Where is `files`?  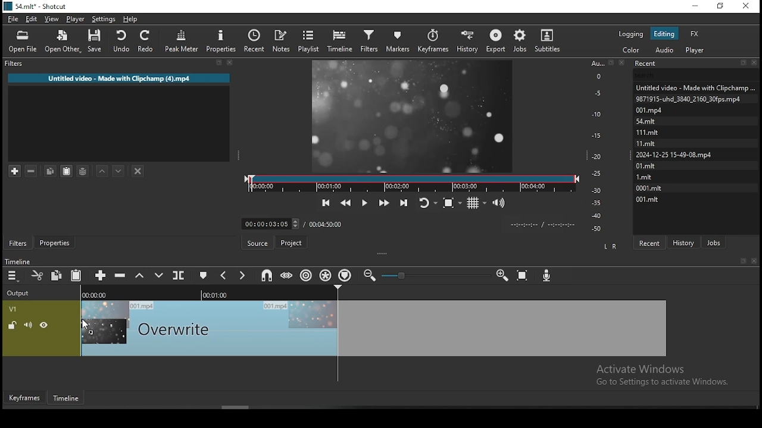
files is located at coordinates (648, 188).